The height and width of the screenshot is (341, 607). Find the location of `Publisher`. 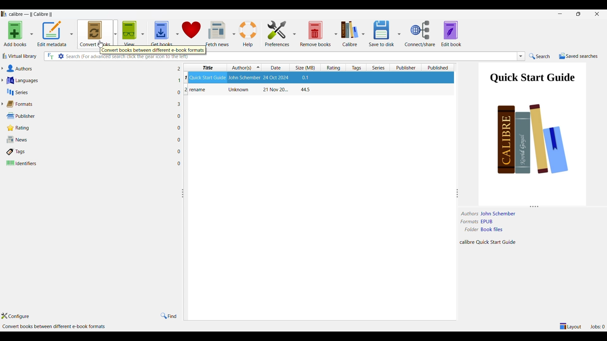

Publisher is located at coordinates (90, 116).